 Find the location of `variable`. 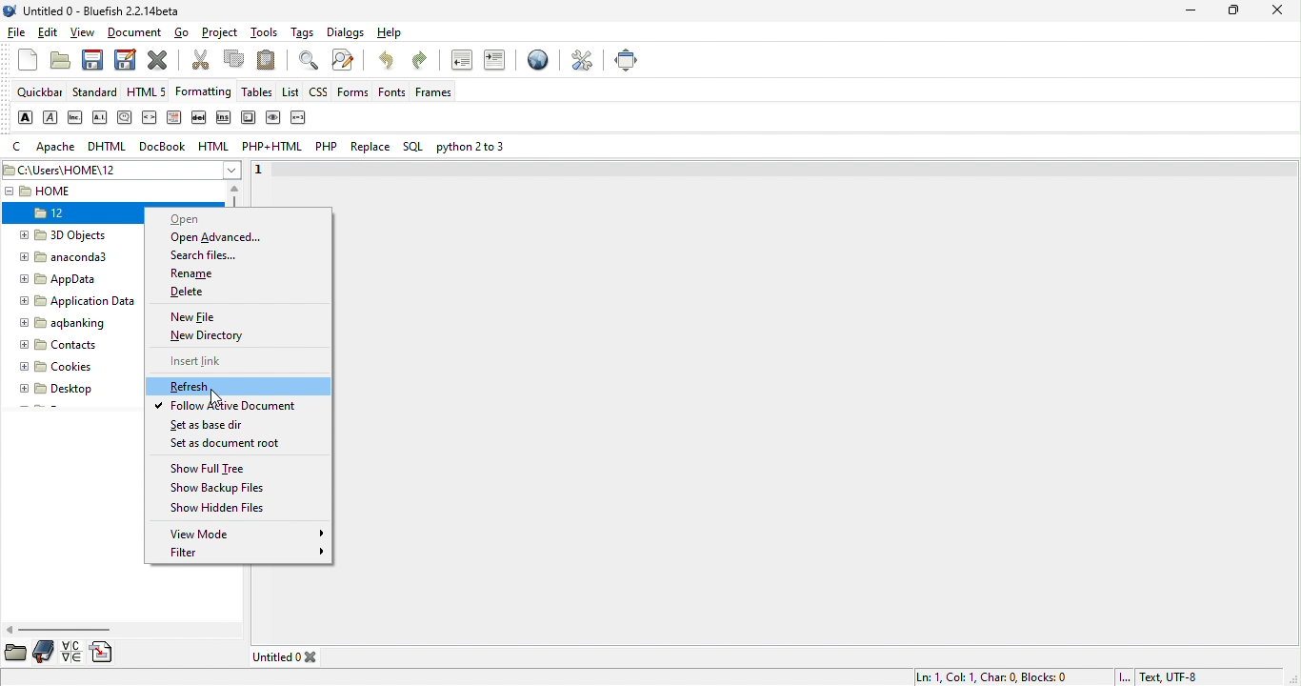

variable is located at coordinates (298, 117).